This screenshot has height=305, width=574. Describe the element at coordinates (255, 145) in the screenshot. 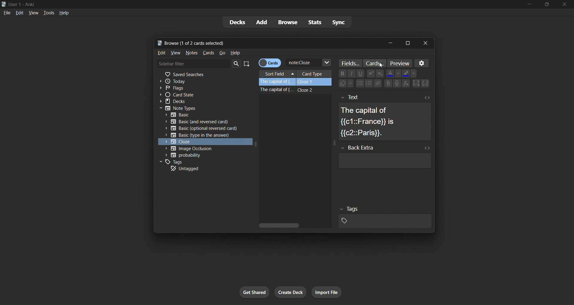

I see `expand icon` at that location.